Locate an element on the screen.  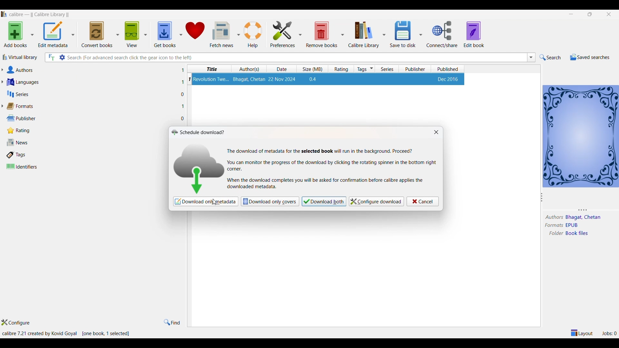
0 is located at coordinates (183, 94).